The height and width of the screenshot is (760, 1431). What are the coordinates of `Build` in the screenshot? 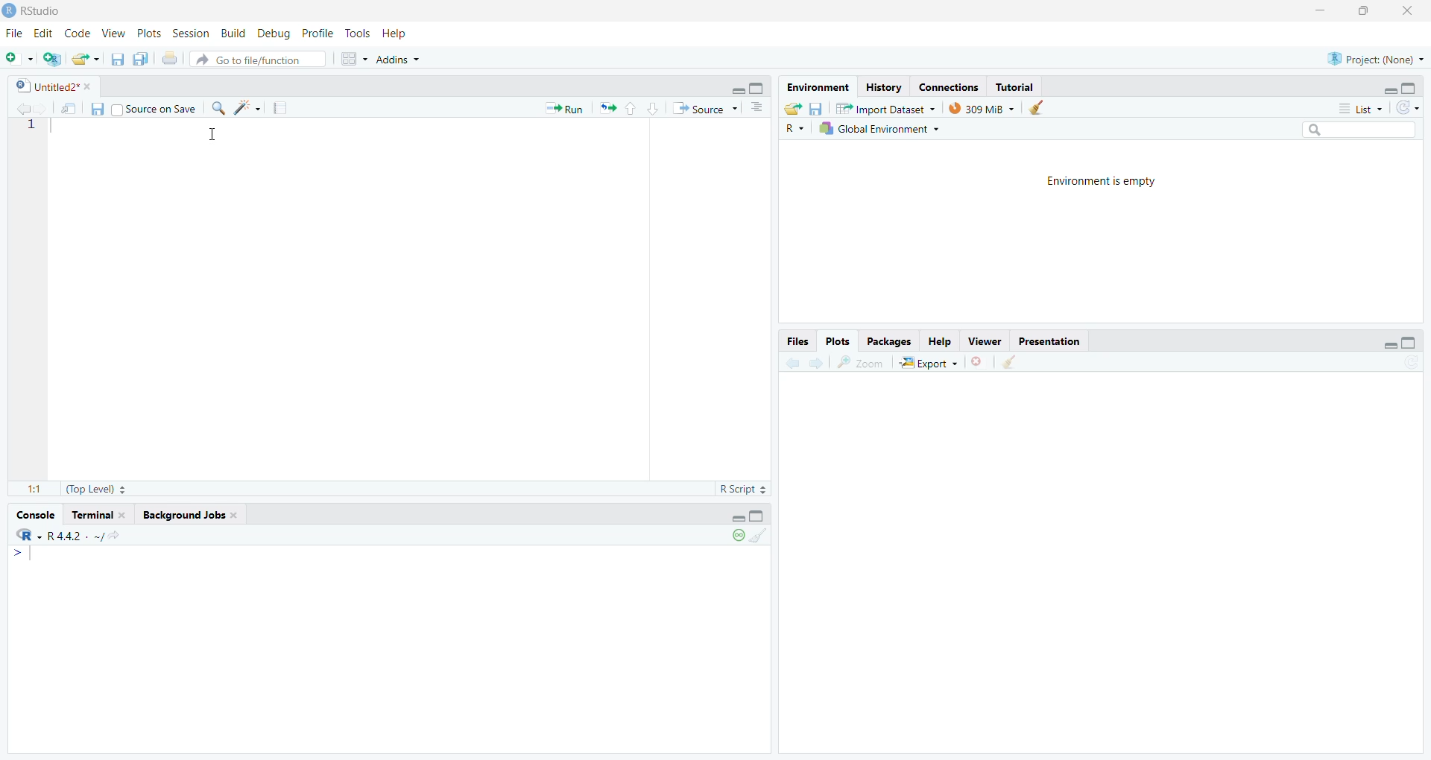 It's located at (230, 34).